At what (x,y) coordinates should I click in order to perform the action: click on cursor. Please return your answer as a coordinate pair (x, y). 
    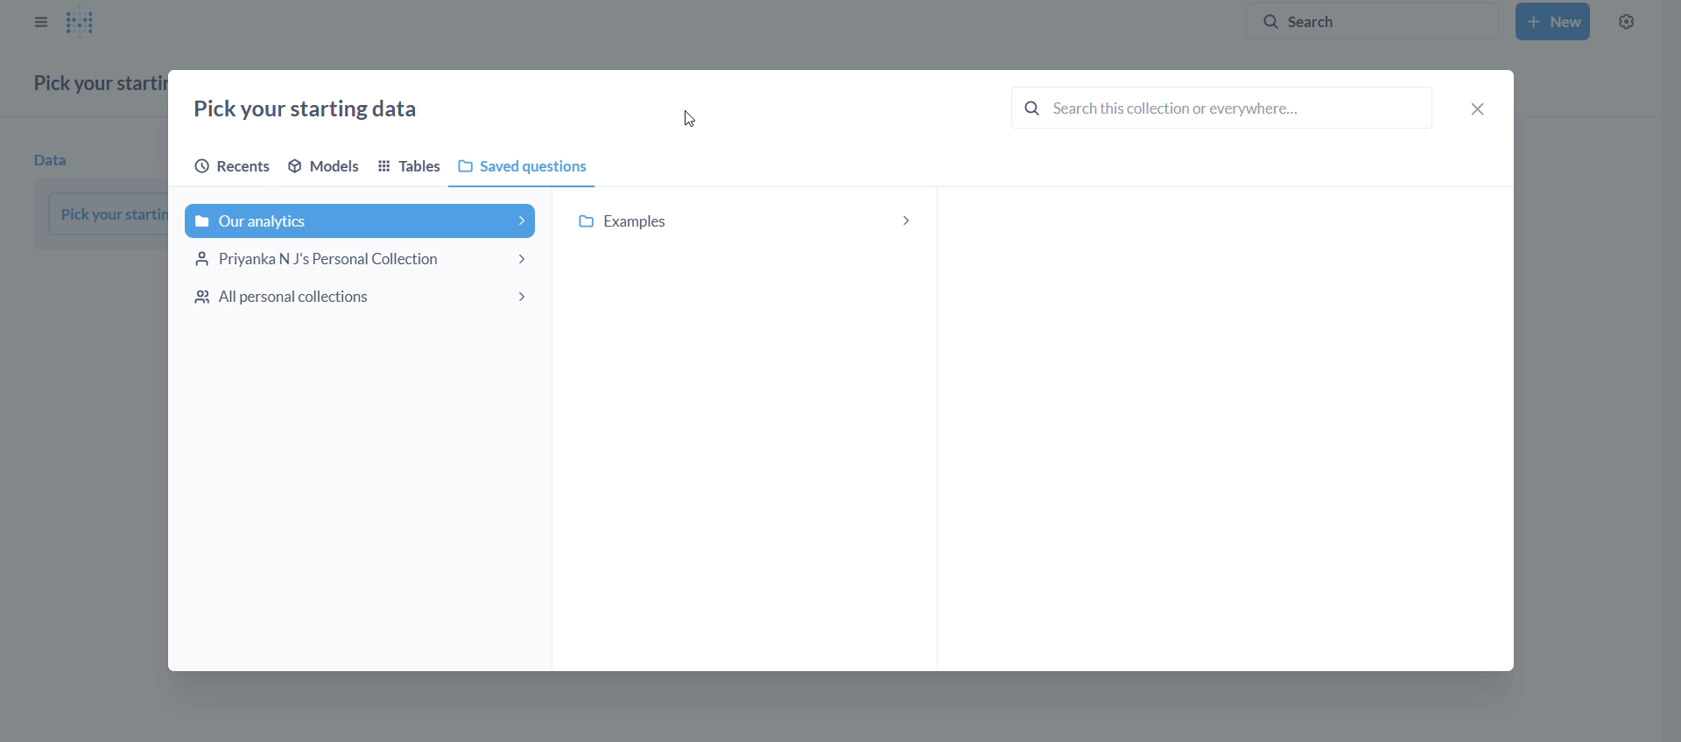
    Looking at the image, I should click on (688, 118).